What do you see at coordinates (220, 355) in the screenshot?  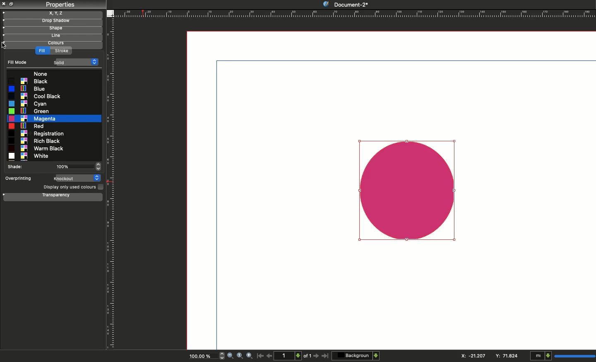 I see `zoom in and out` at bounding box center [220, 355].